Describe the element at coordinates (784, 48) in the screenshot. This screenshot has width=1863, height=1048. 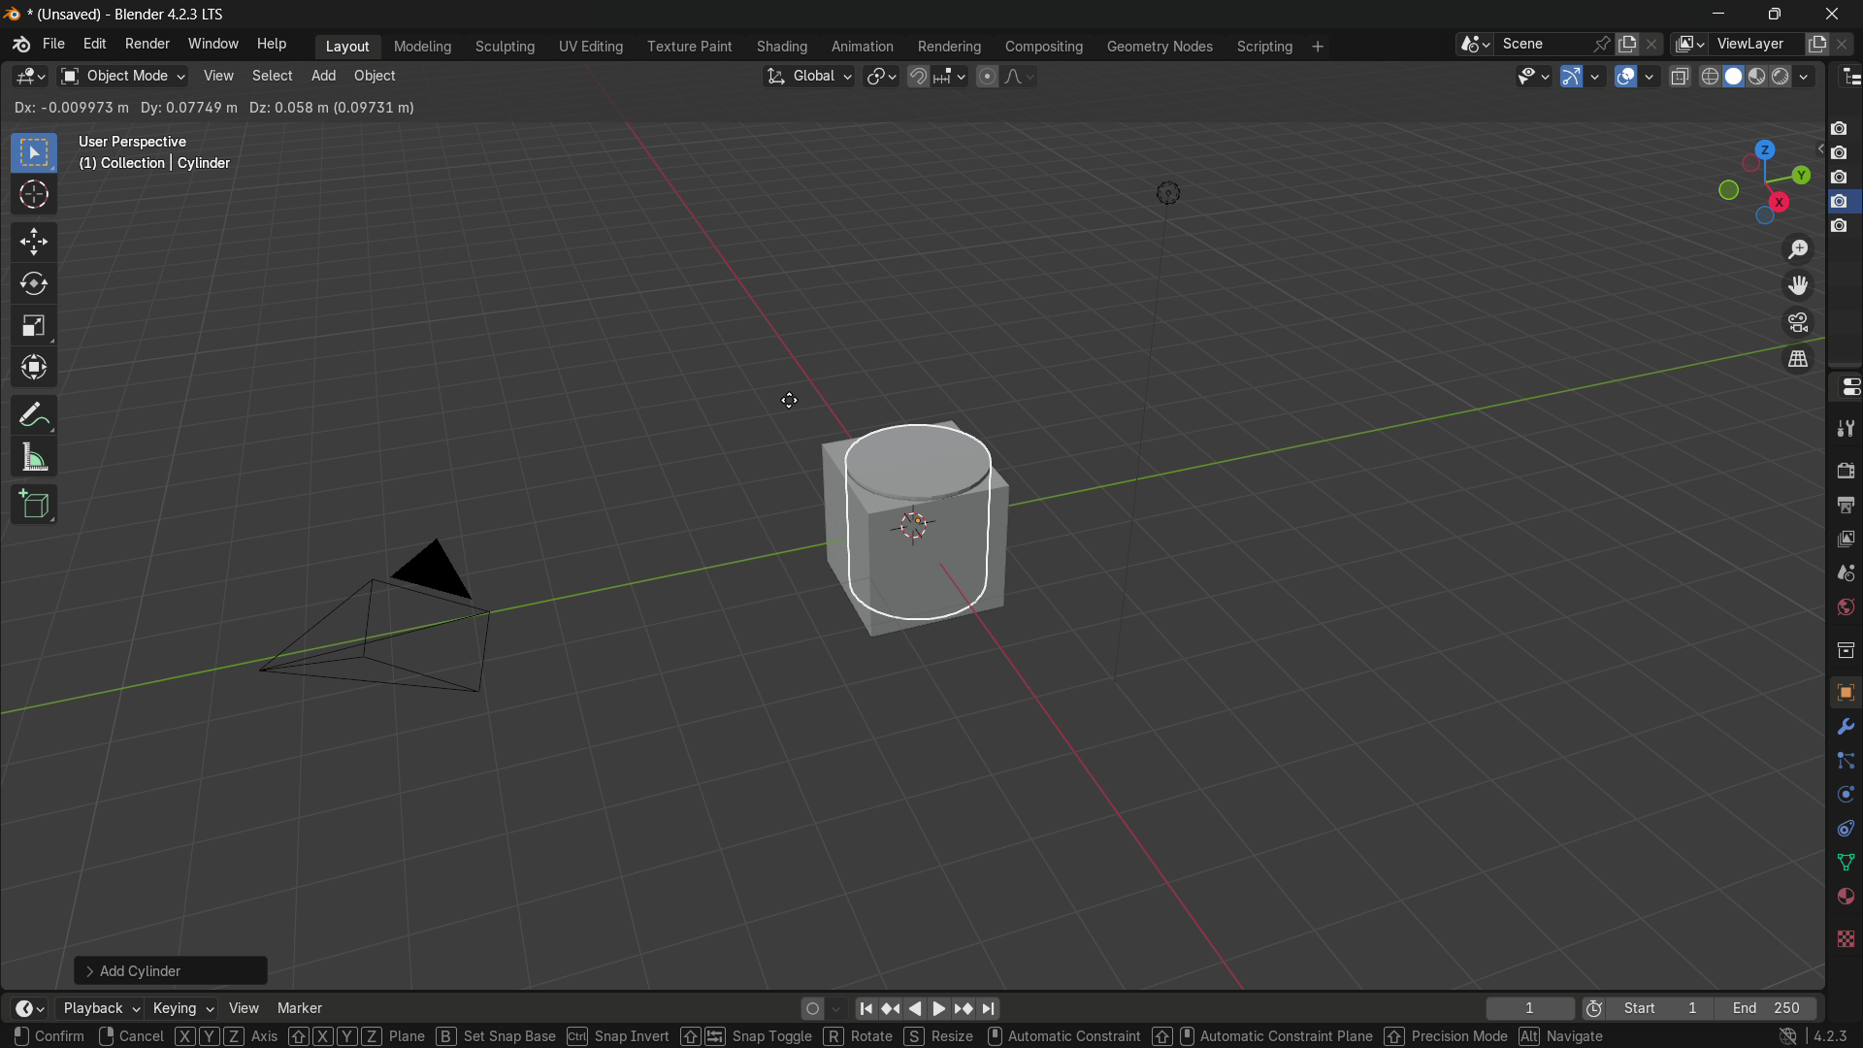
I see `shading menu` at that location.